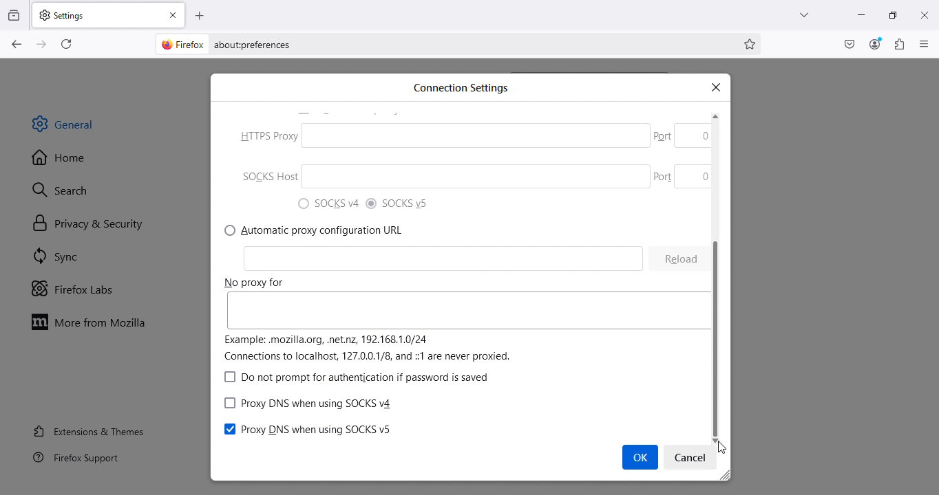 The image size is (939, 495). Describe the element at coordinates (933, 60) in the screenshot. I see `move up` at that location.